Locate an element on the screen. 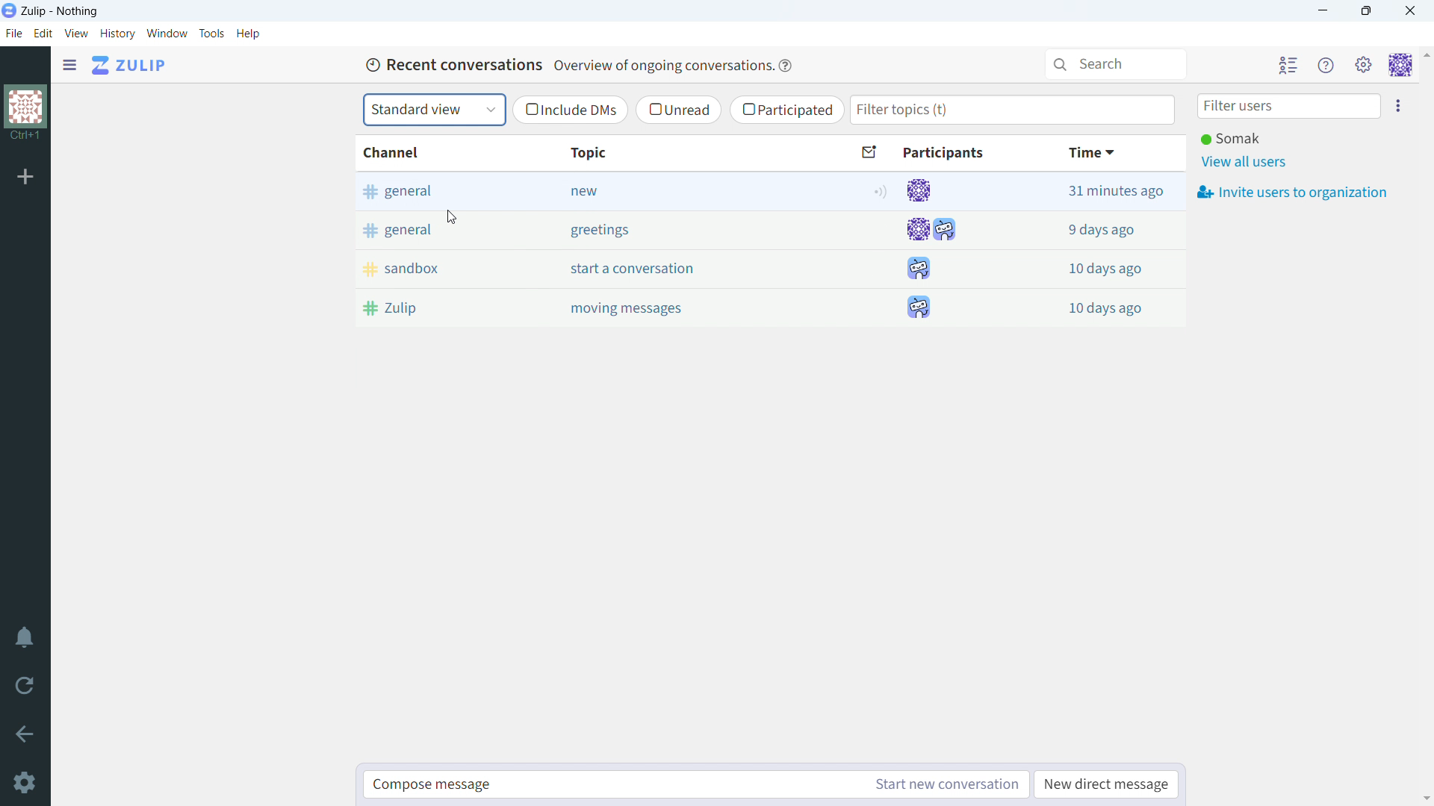  serarch is located at coordinates (1115, 64).